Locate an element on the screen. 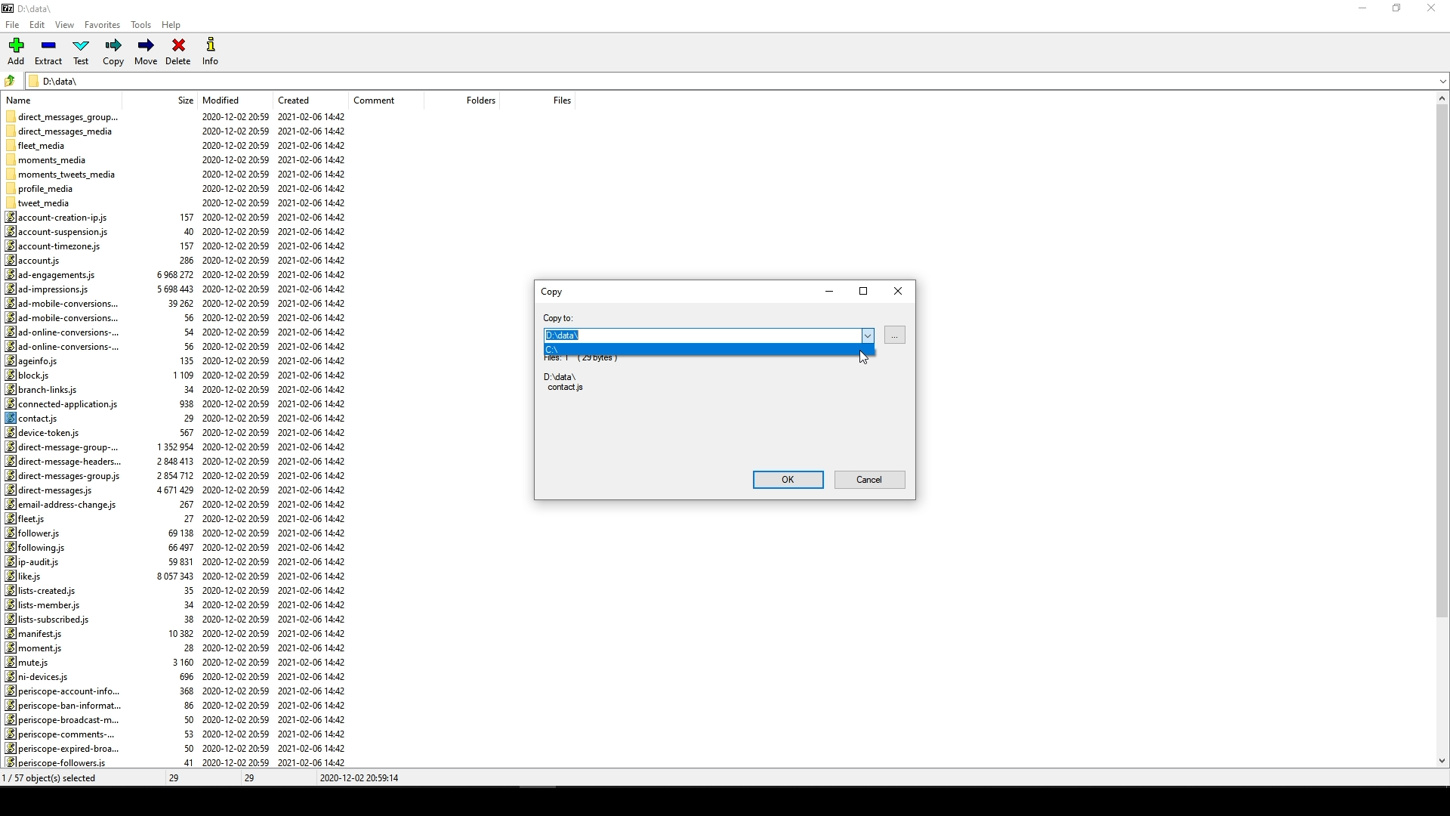 The width and height of the screenshot is (1450, 816). D:\data\
contacts is located at coordinates (563, 382).